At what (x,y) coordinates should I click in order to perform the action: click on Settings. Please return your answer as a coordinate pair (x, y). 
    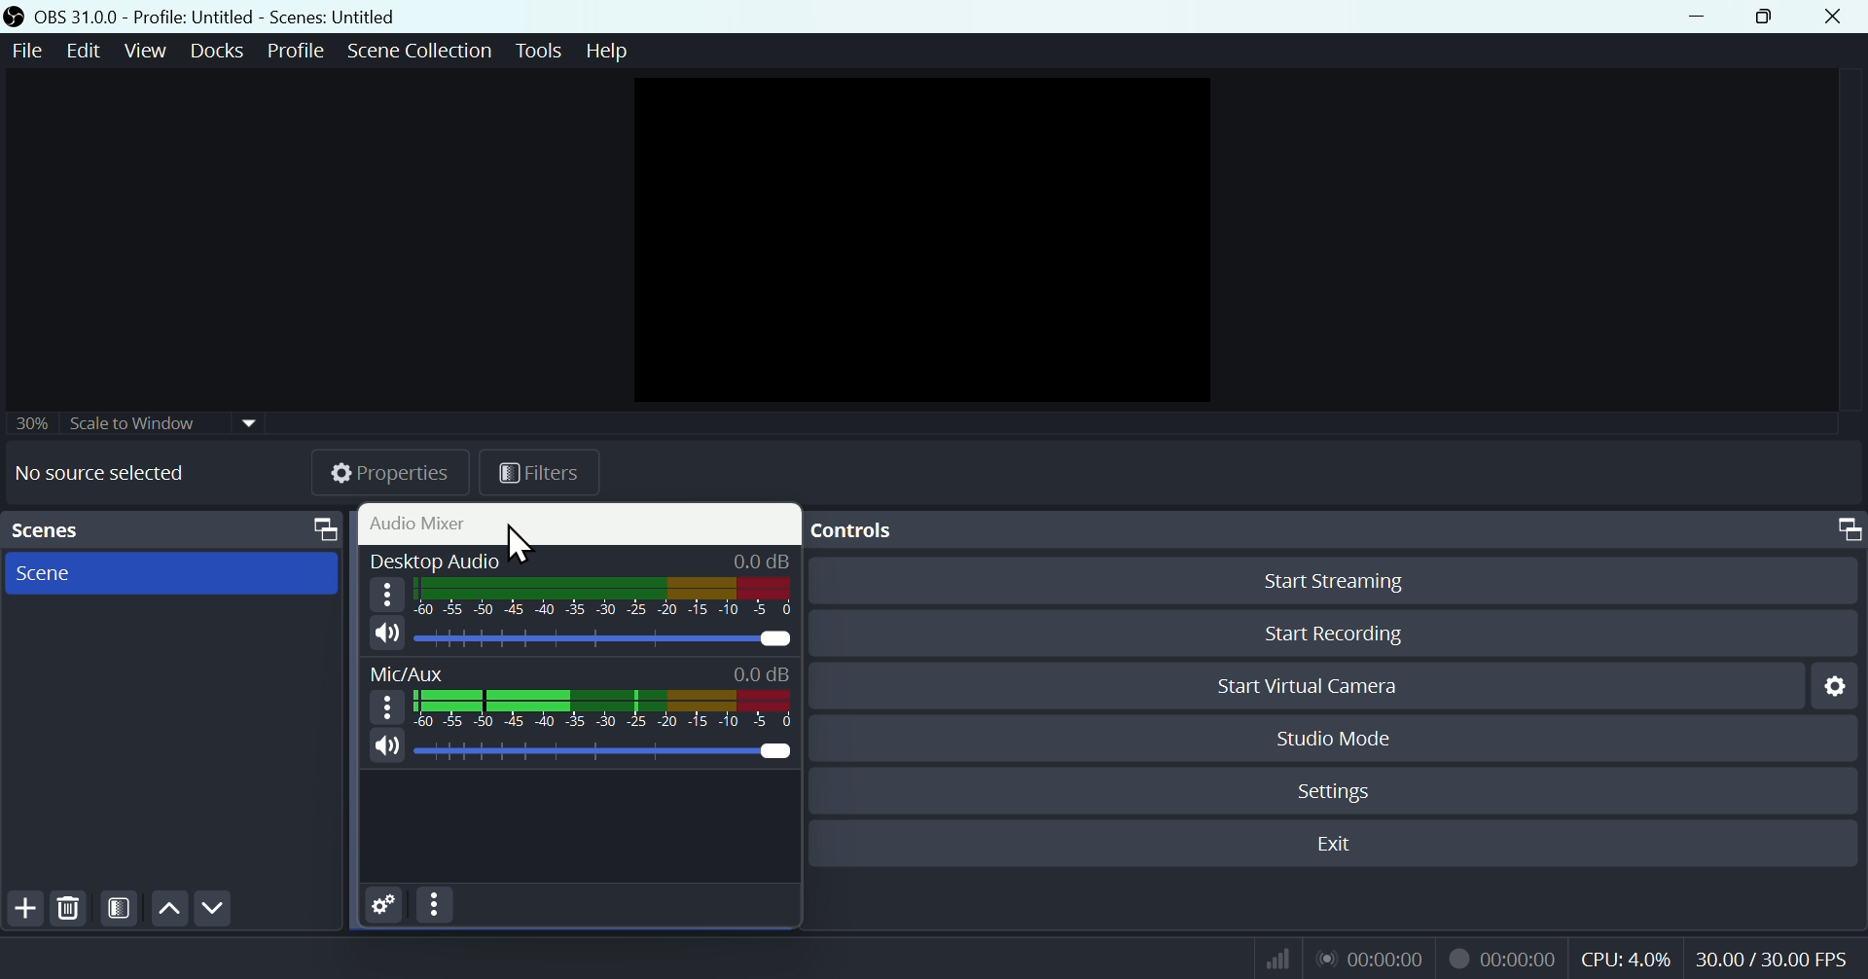
    Looking at the image, I should click on (1839, 685).